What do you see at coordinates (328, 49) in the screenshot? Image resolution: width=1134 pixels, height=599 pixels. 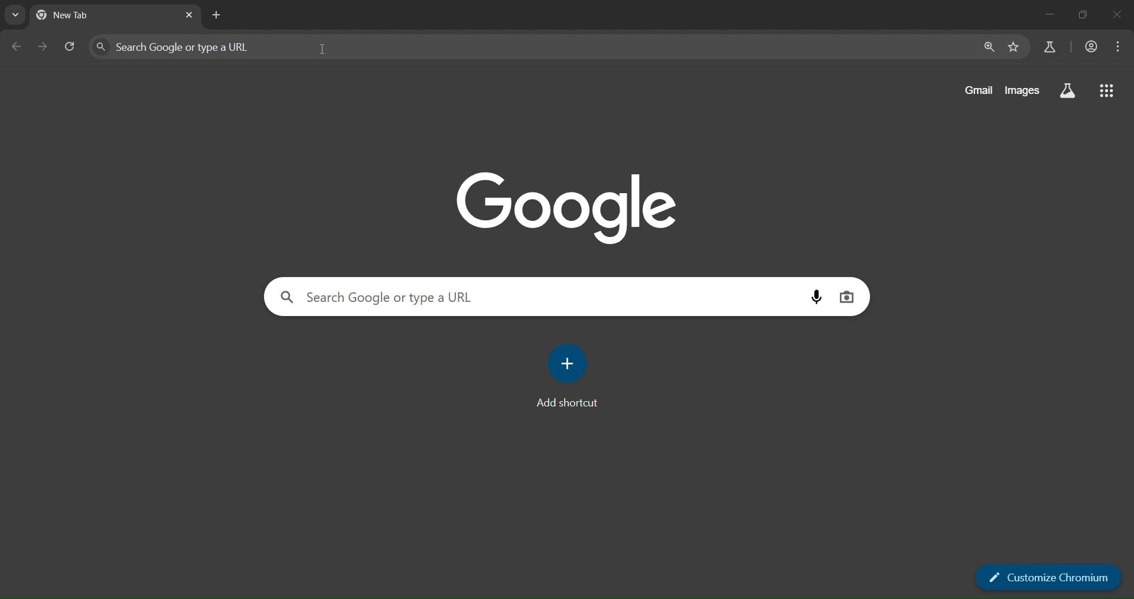 I see `cursor` at bounding box center [328, 49].